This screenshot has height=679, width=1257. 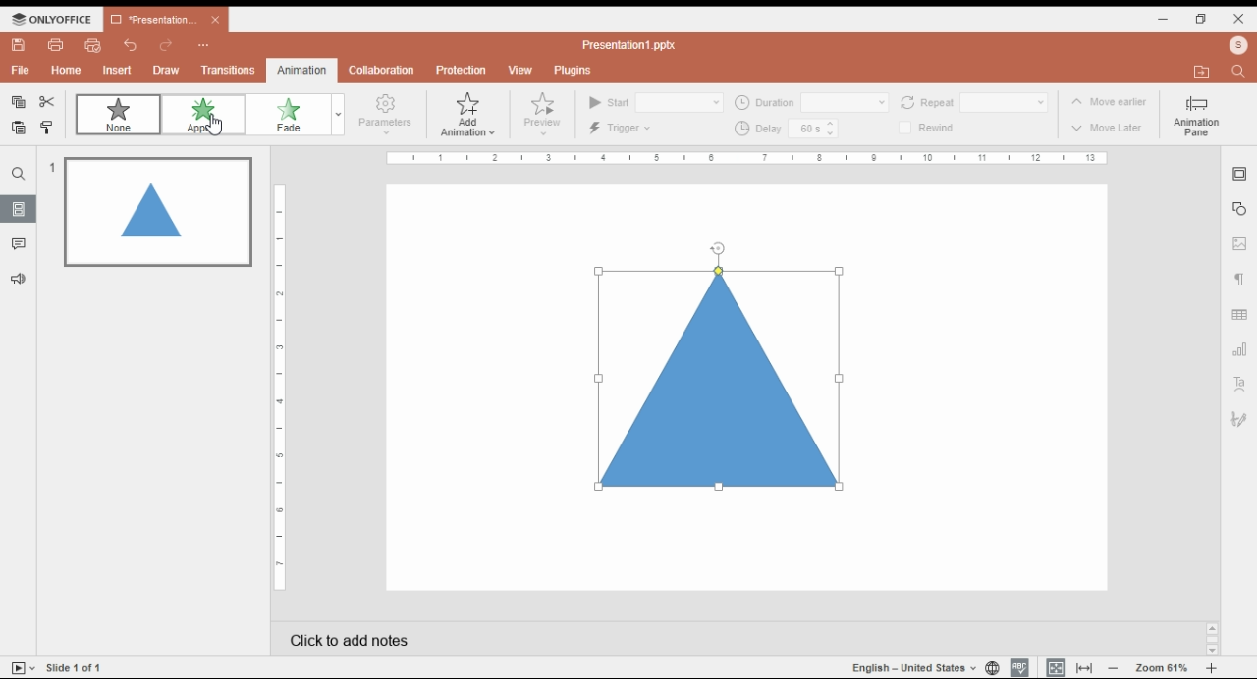 I want to click on zoom in/zoom out, so click(x=1164, y=668).